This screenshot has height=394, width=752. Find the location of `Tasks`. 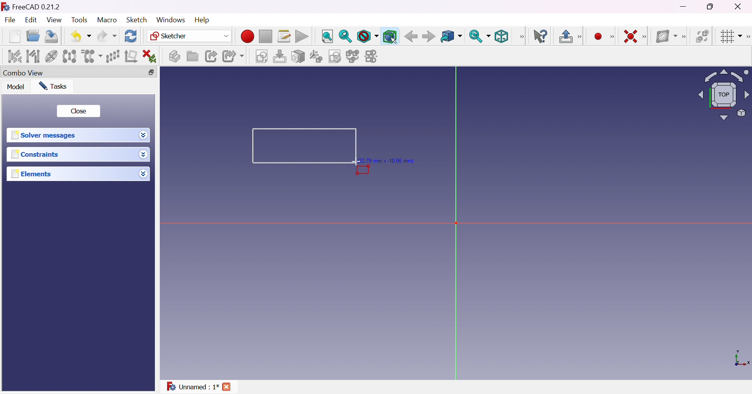

Tasks is located at coordinates (53, 86).